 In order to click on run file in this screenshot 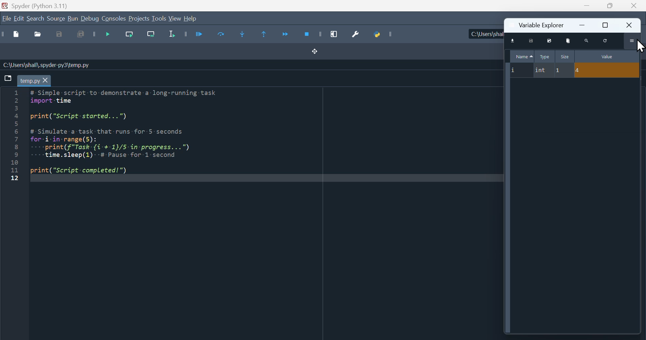, I will do `click(192, 34)`.